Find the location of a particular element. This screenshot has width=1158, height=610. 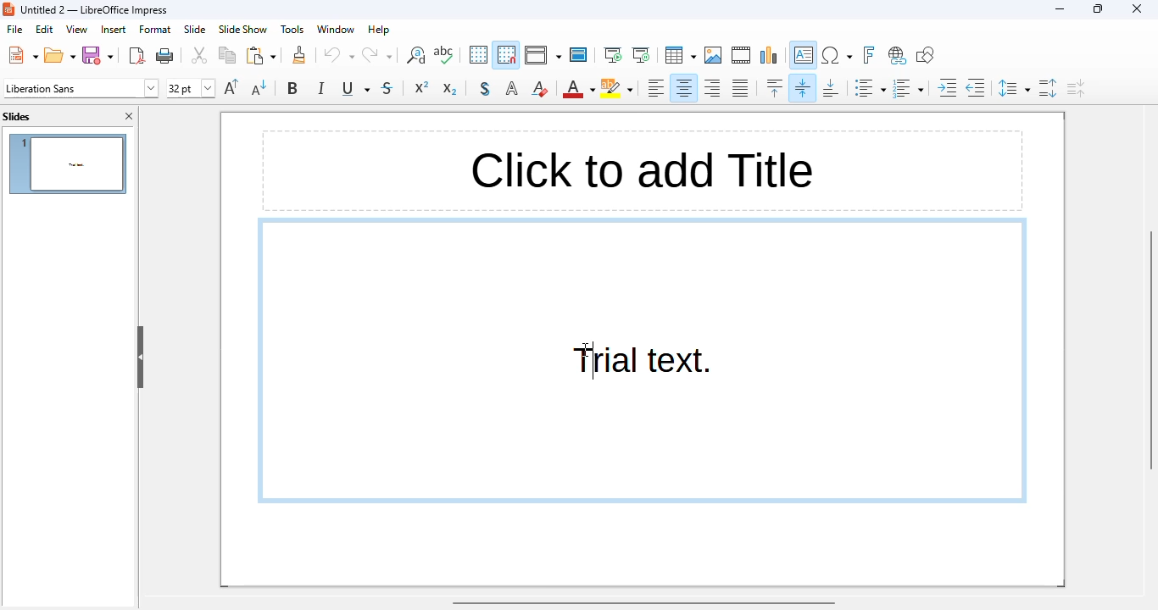

show draw functions is located at coordinates (926, 55).